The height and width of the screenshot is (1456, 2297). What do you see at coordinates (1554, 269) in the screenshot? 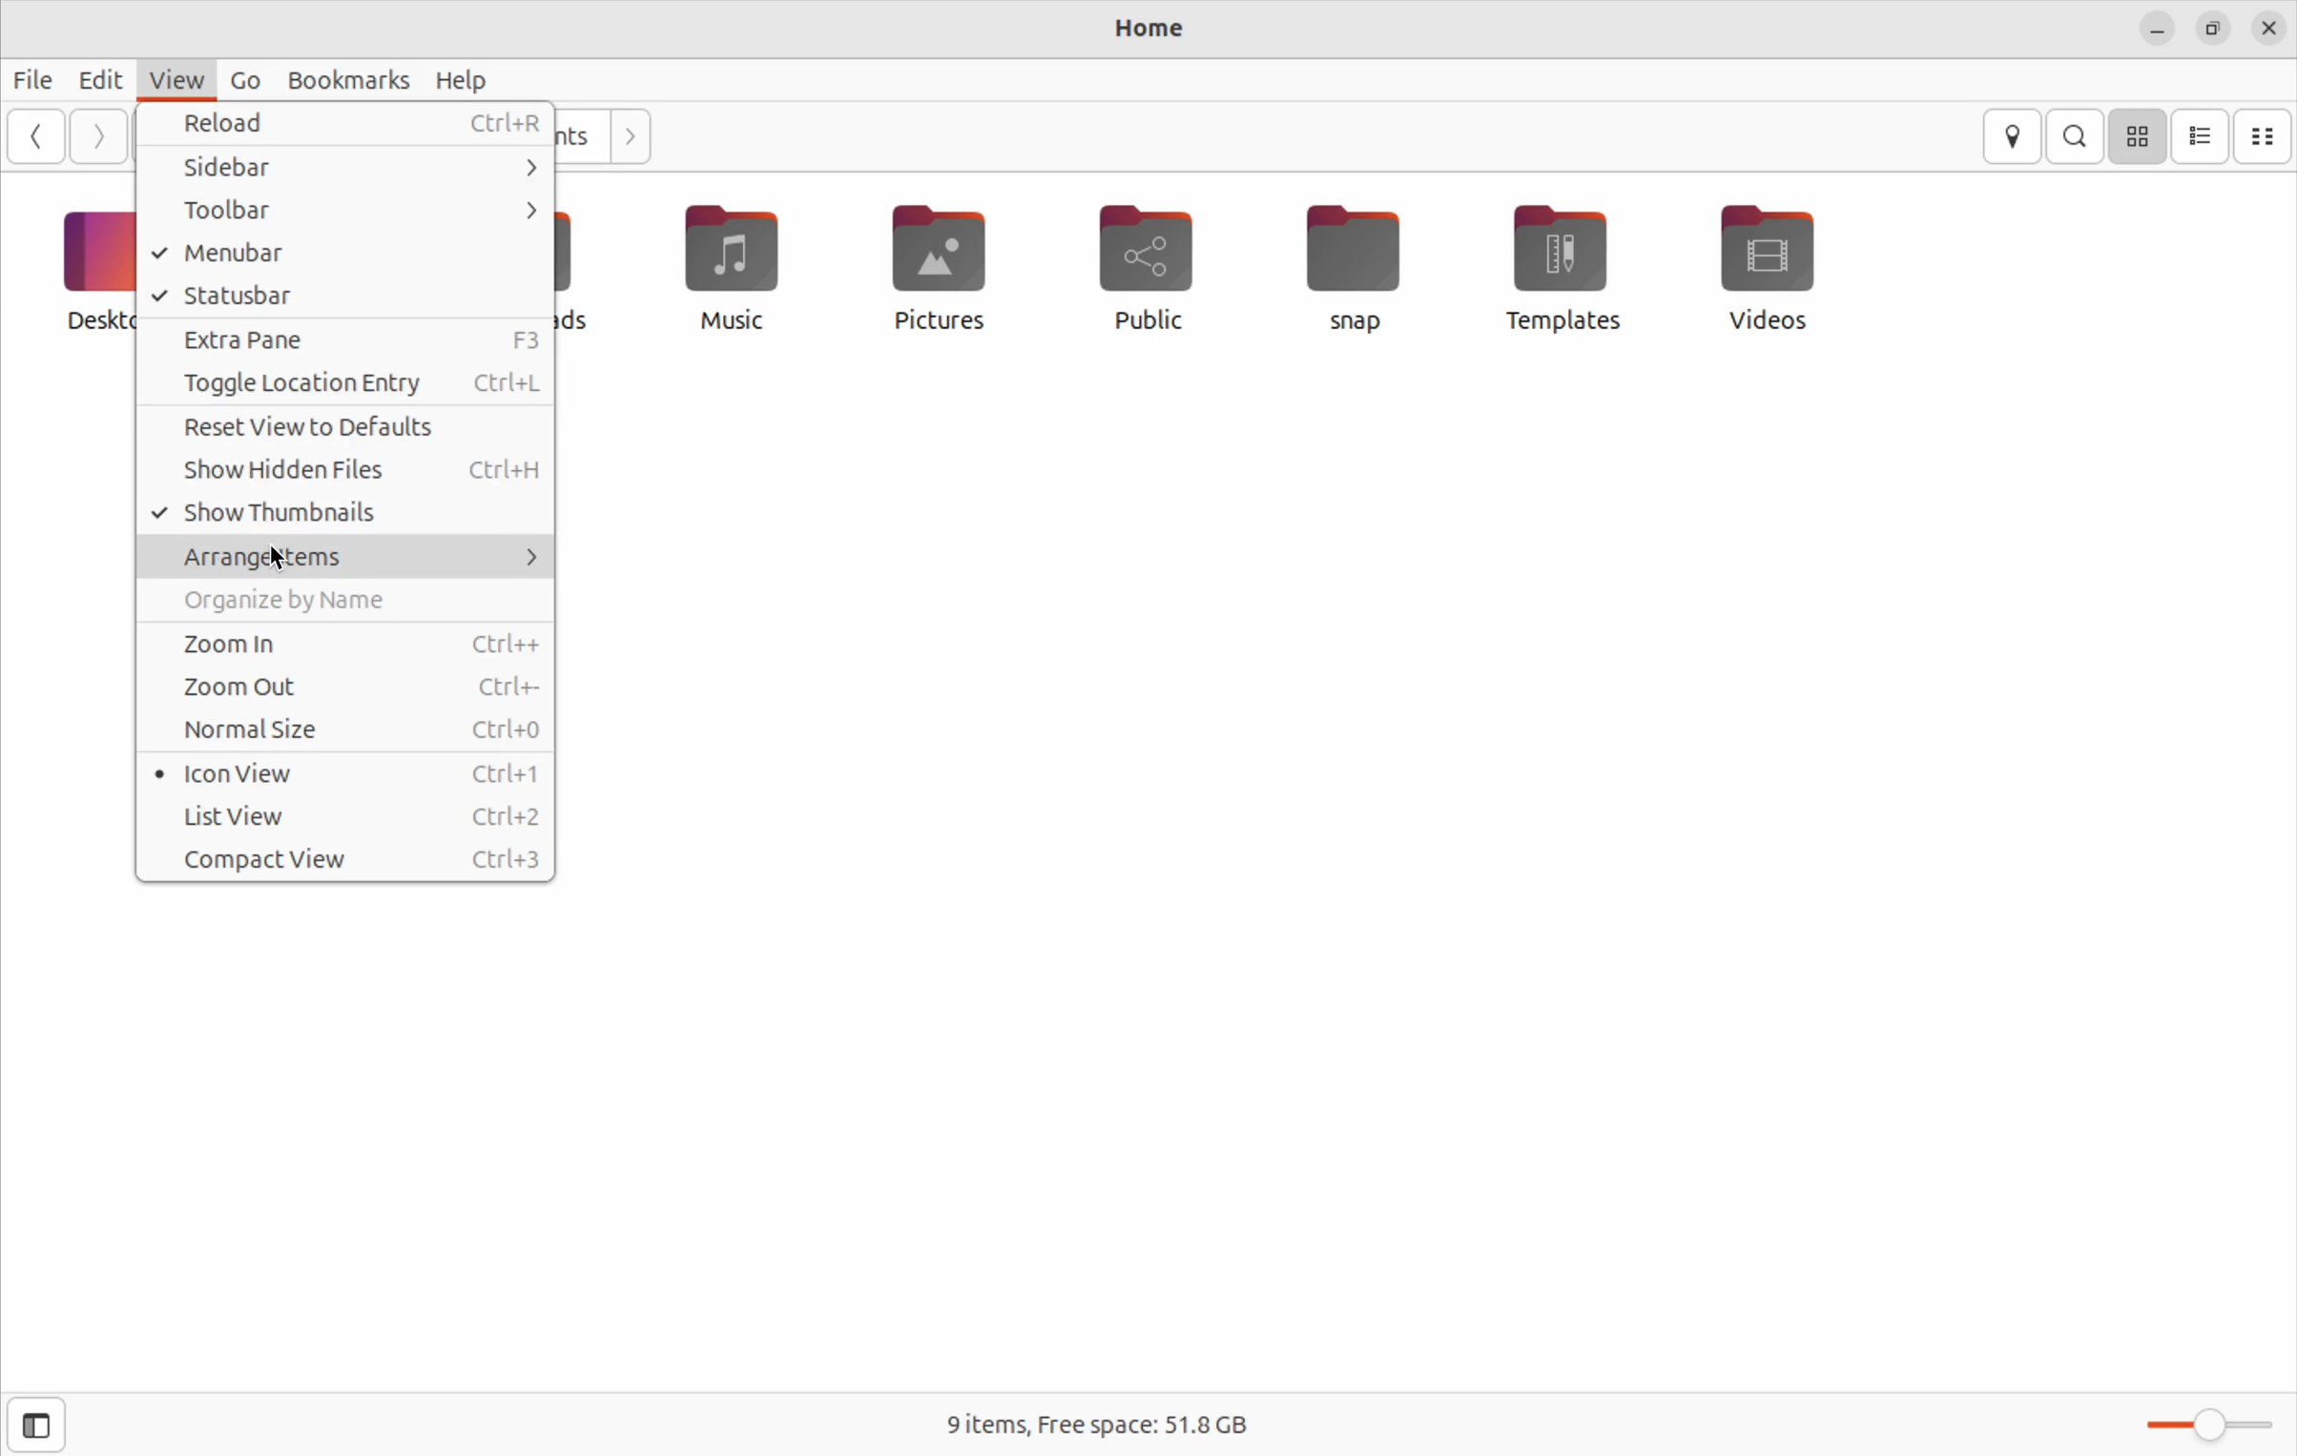
I see `templates` at bounding box center [1554, 269].